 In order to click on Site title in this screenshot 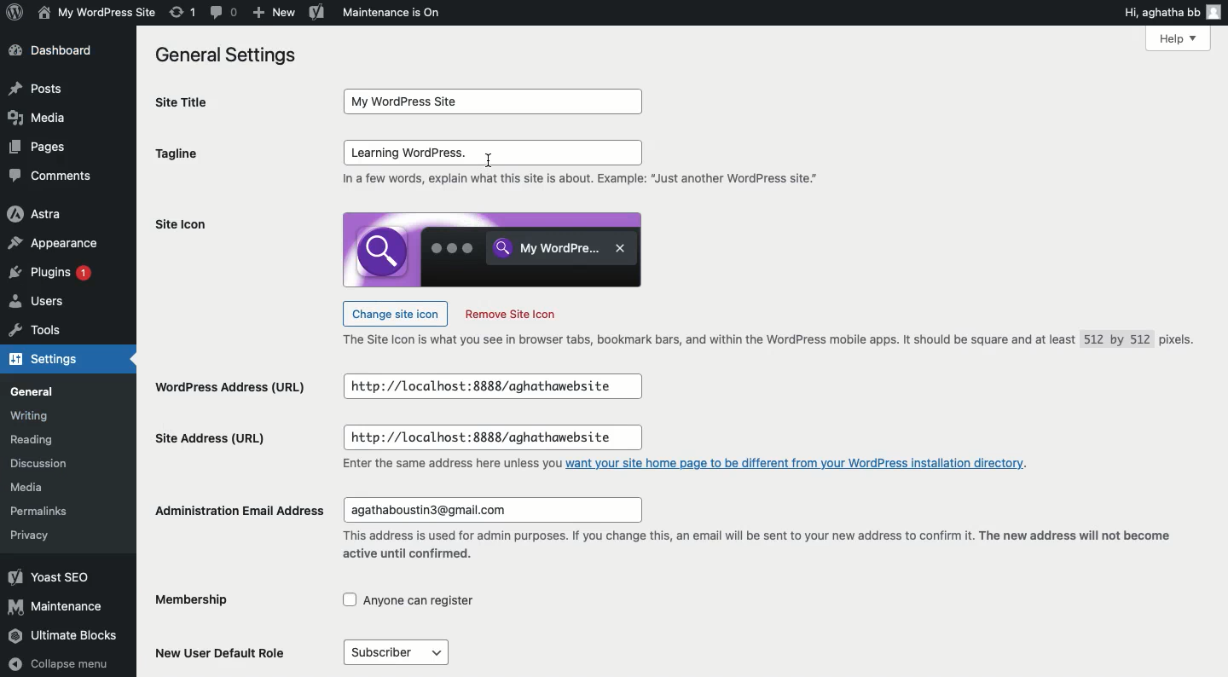, I will do `click(188, 101)`.